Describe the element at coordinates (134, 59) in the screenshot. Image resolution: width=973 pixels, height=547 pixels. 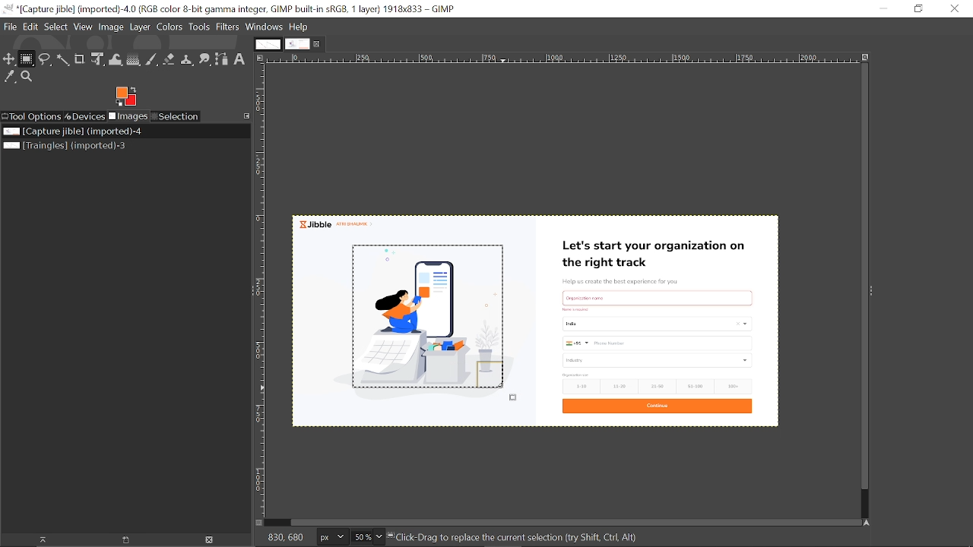
I see `Gradient tool` at that location.